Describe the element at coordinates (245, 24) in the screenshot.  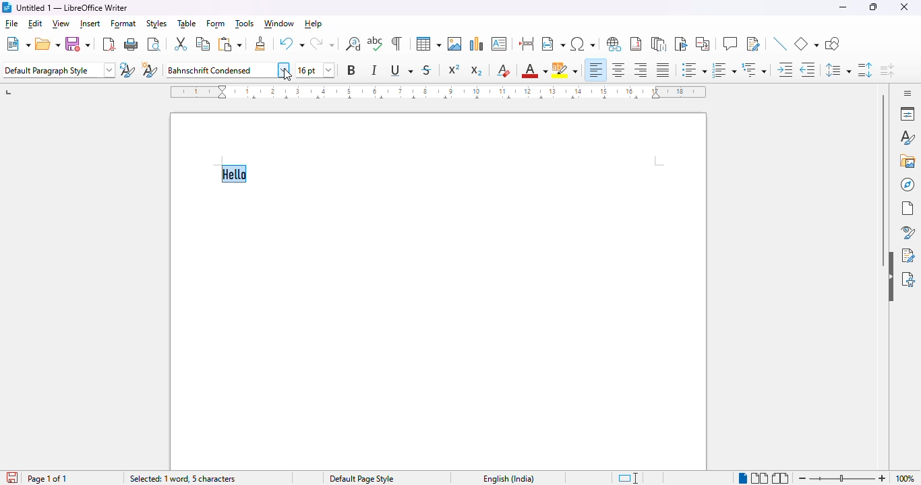
I see `tools` at that location.